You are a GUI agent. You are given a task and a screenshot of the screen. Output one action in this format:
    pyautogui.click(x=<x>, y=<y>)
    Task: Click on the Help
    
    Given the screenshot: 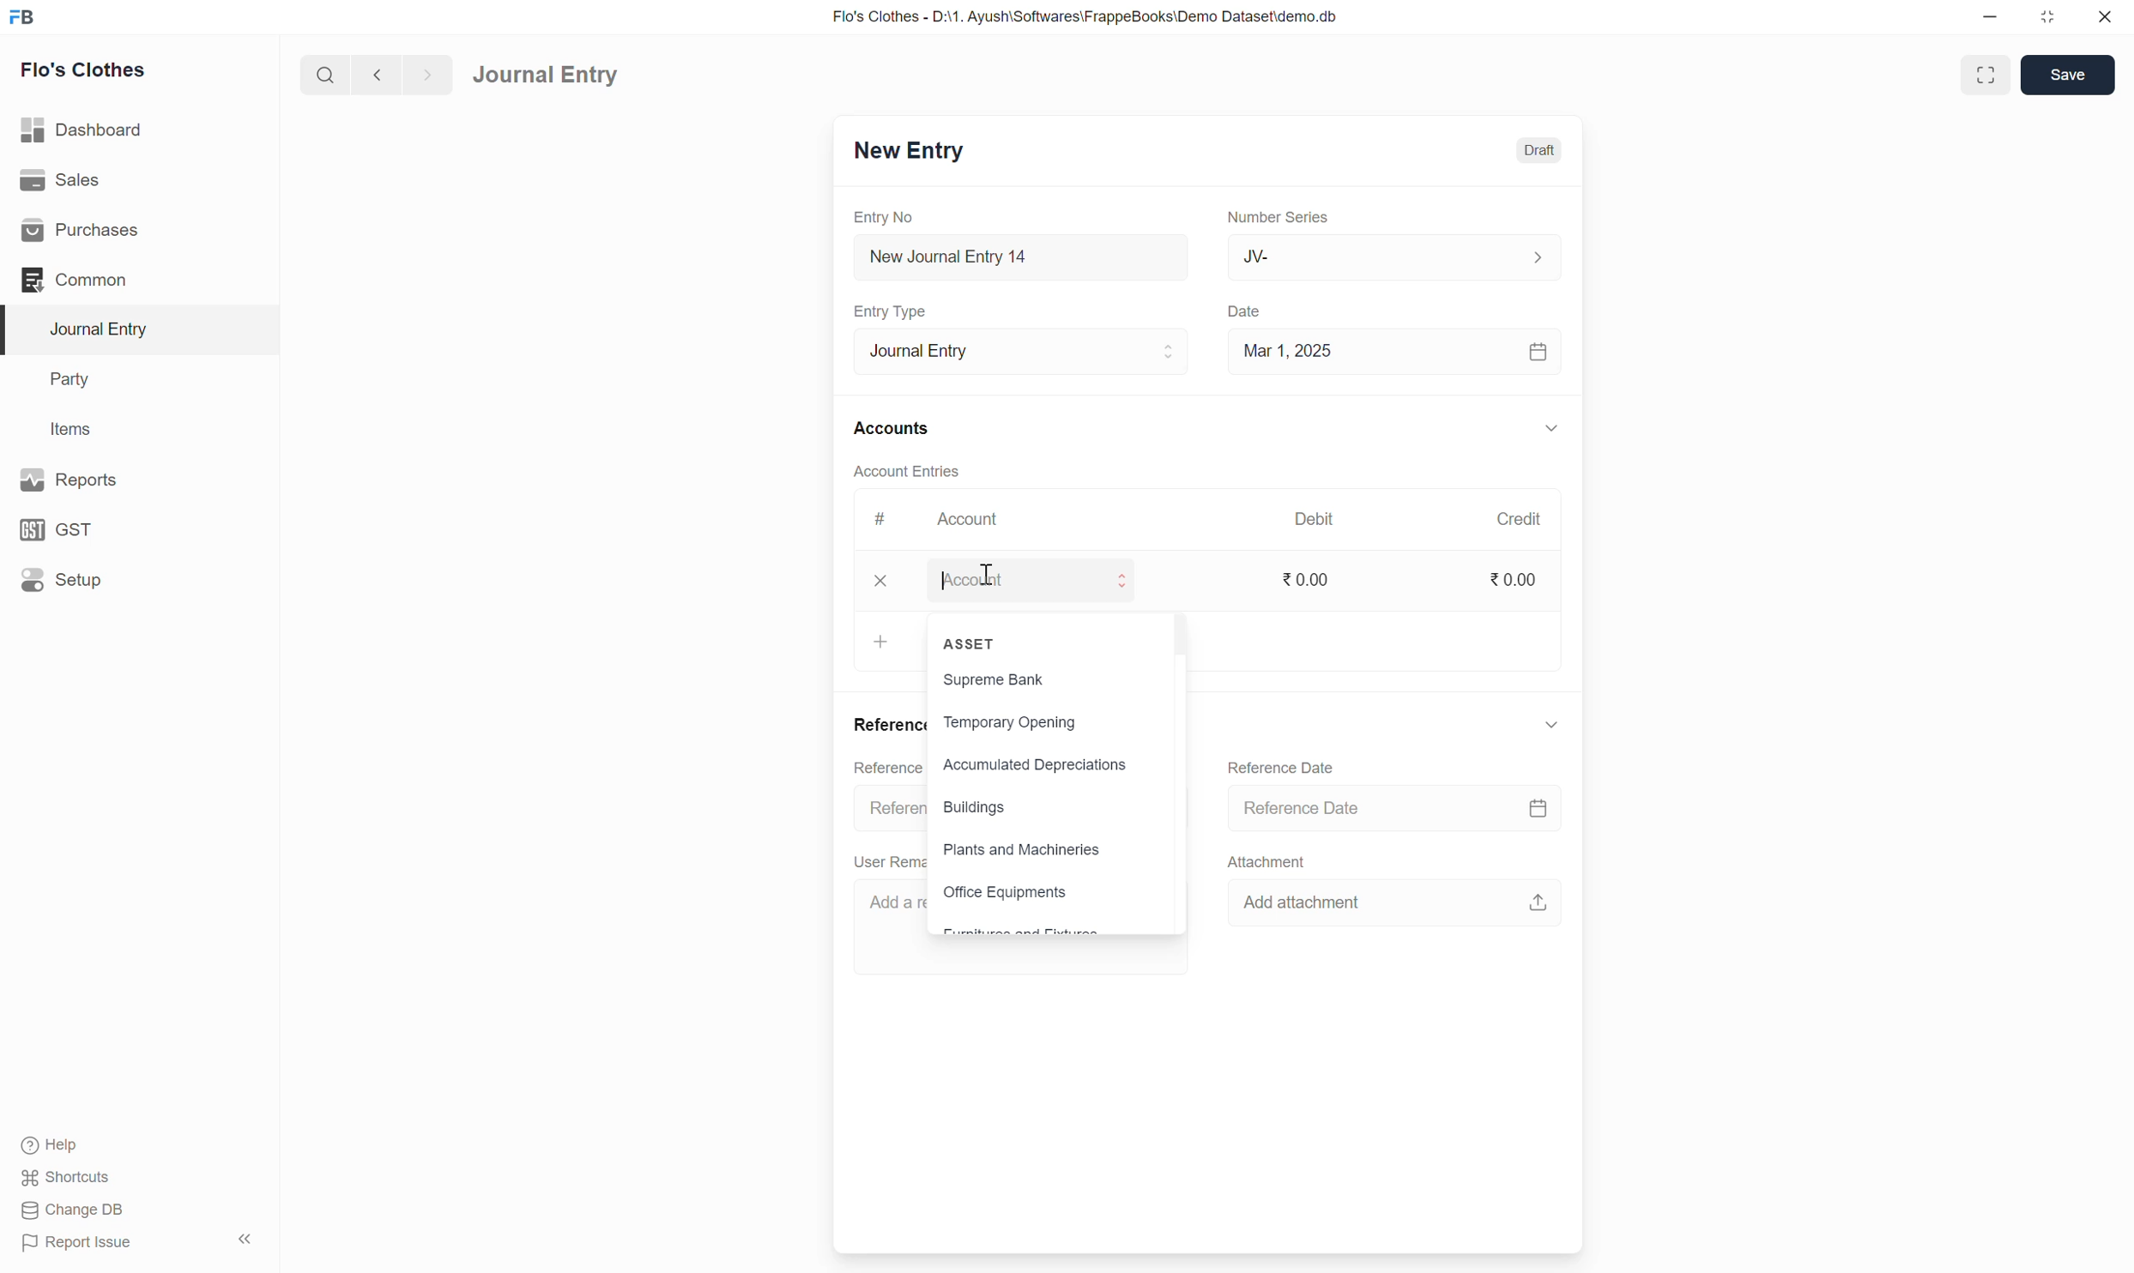 What is the action you would take?
    pyautogui.click(x=54, y=1146)
    